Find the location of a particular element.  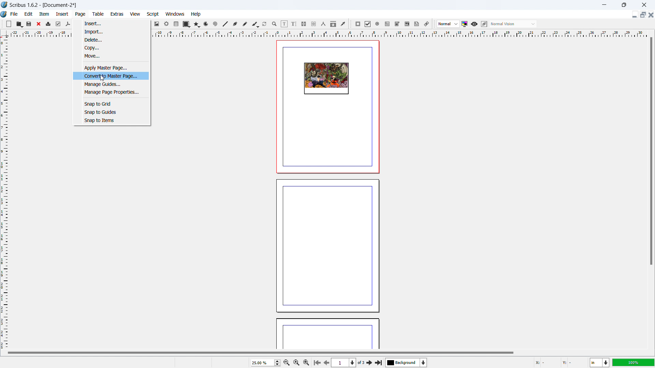

minimize window is located at coordinates (603, 5).